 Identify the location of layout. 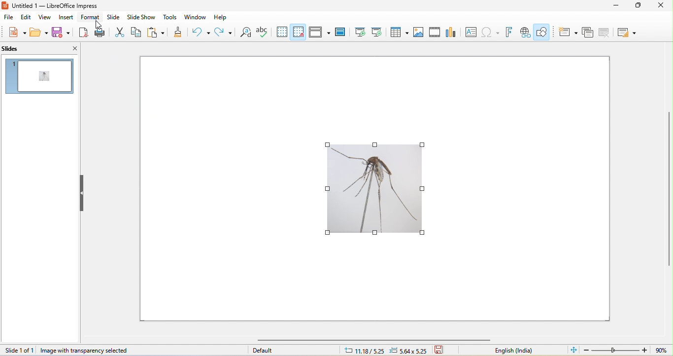
(626, 33).